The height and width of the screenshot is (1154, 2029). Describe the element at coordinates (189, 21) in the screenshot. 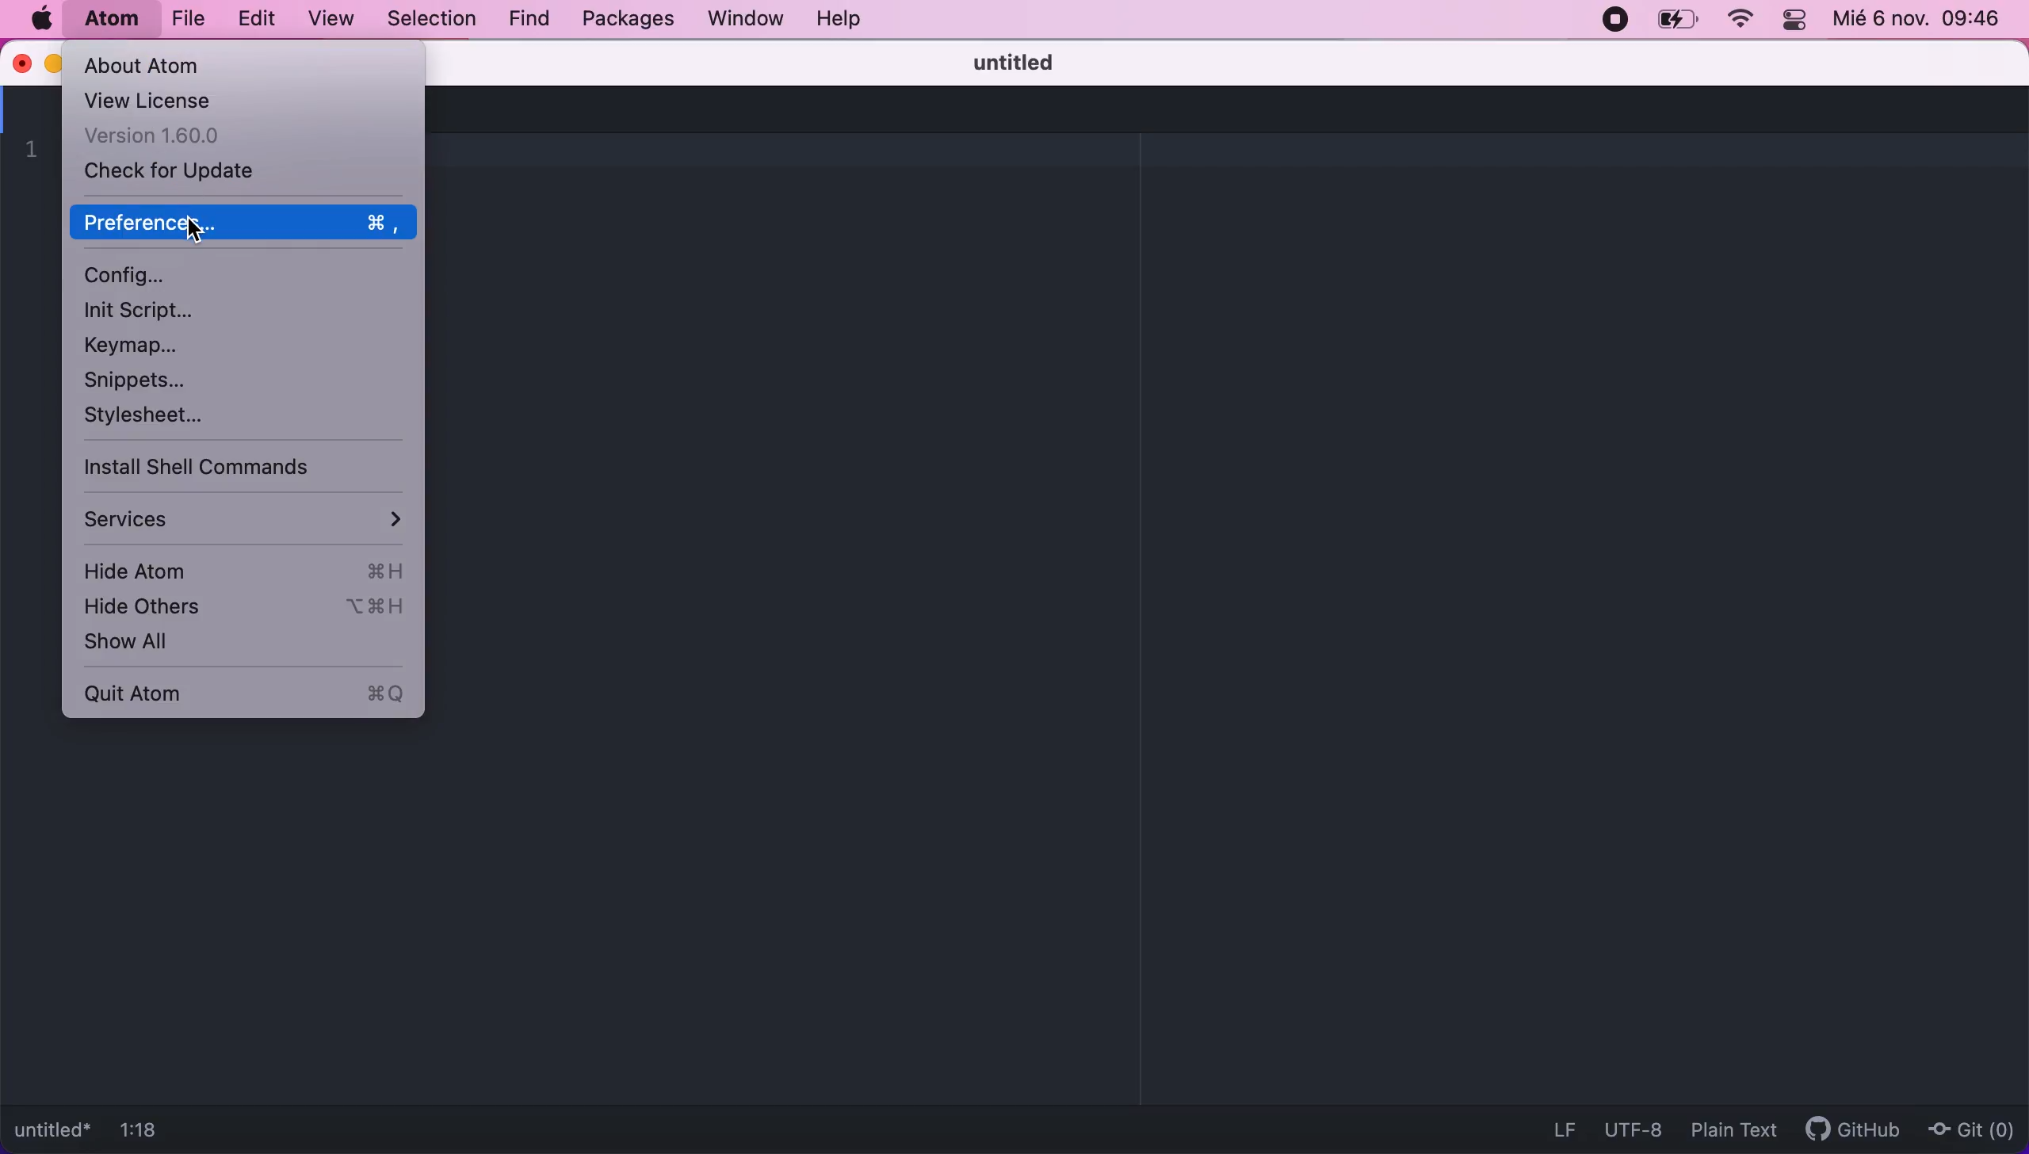

I see `file` at that location.